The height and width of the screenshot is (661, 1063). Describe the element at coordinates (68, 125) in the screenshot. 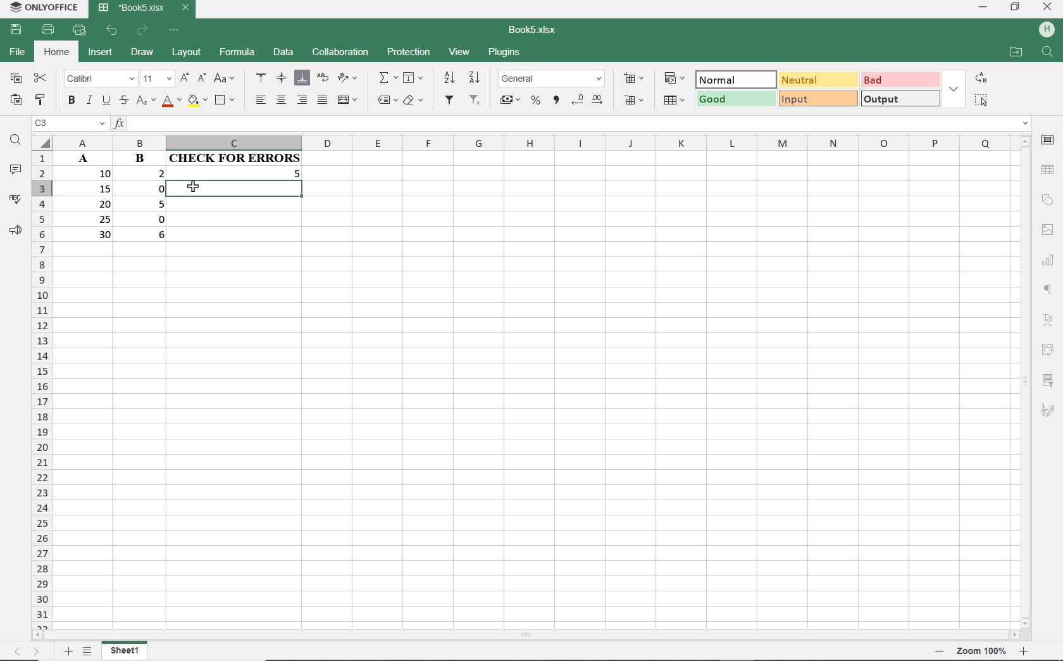

I see `NAME MANAGER` at that location.